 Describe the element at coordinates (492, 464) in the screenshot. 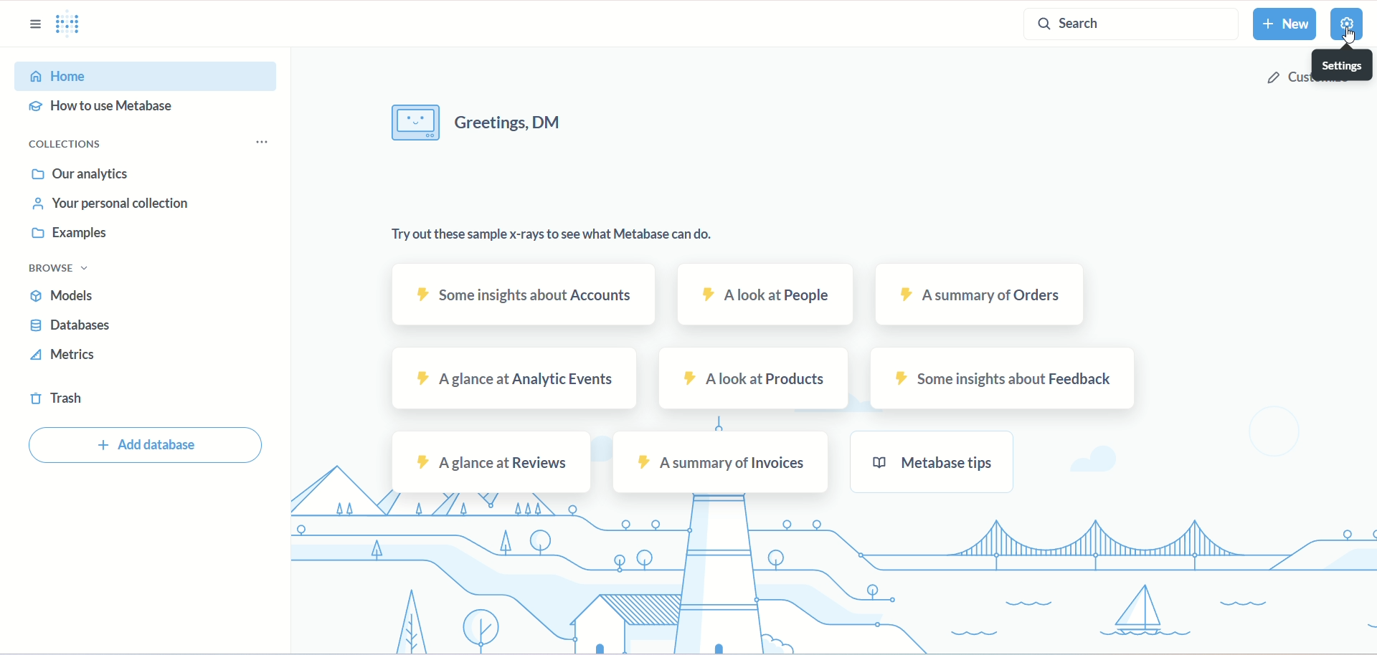

I see `reviews` at that location.